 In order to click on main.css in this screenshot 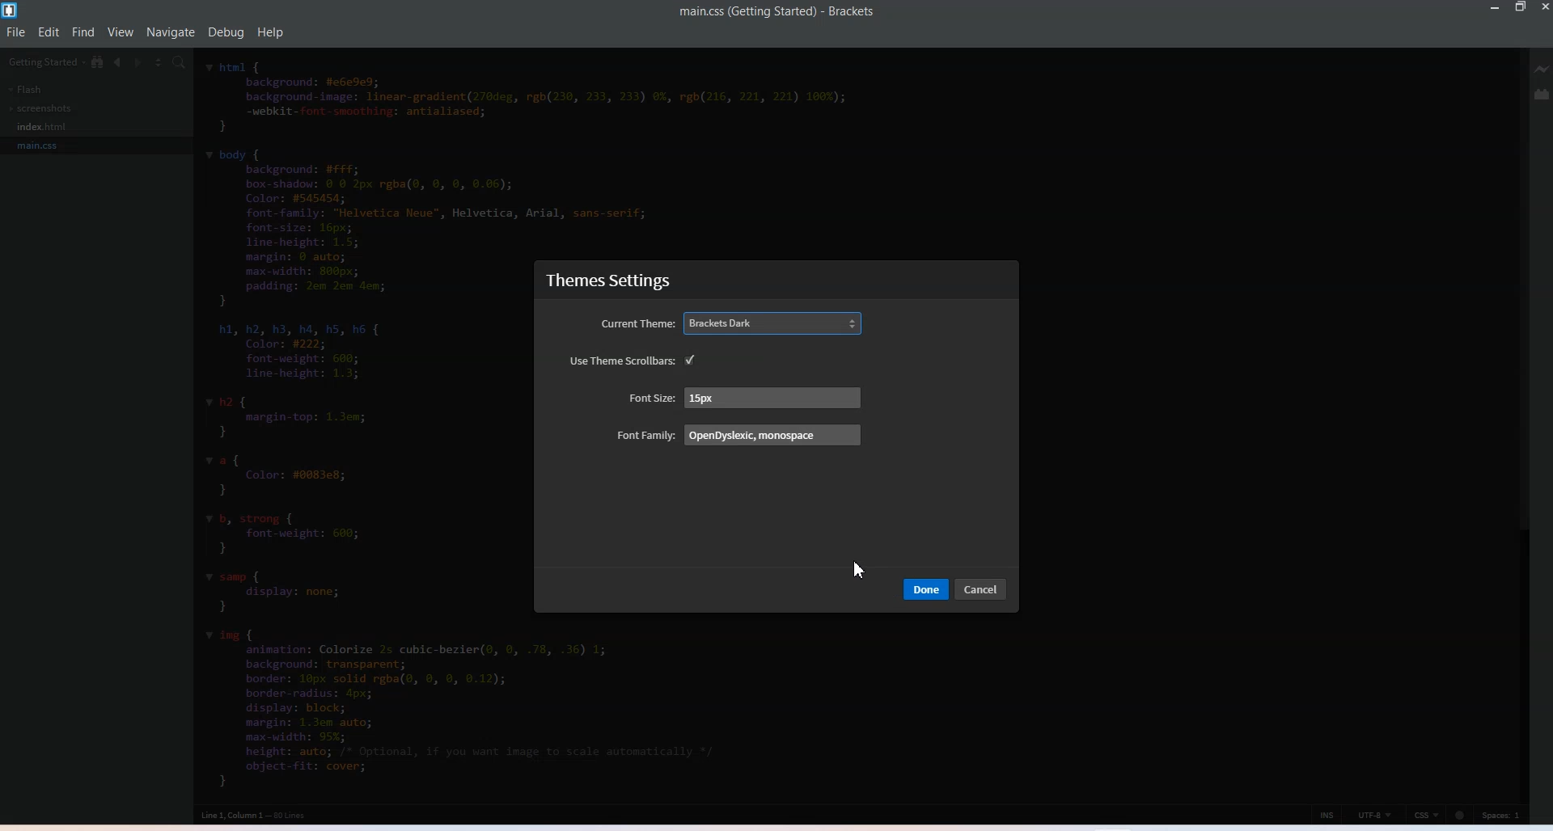, I will do `click(42, 146)`.